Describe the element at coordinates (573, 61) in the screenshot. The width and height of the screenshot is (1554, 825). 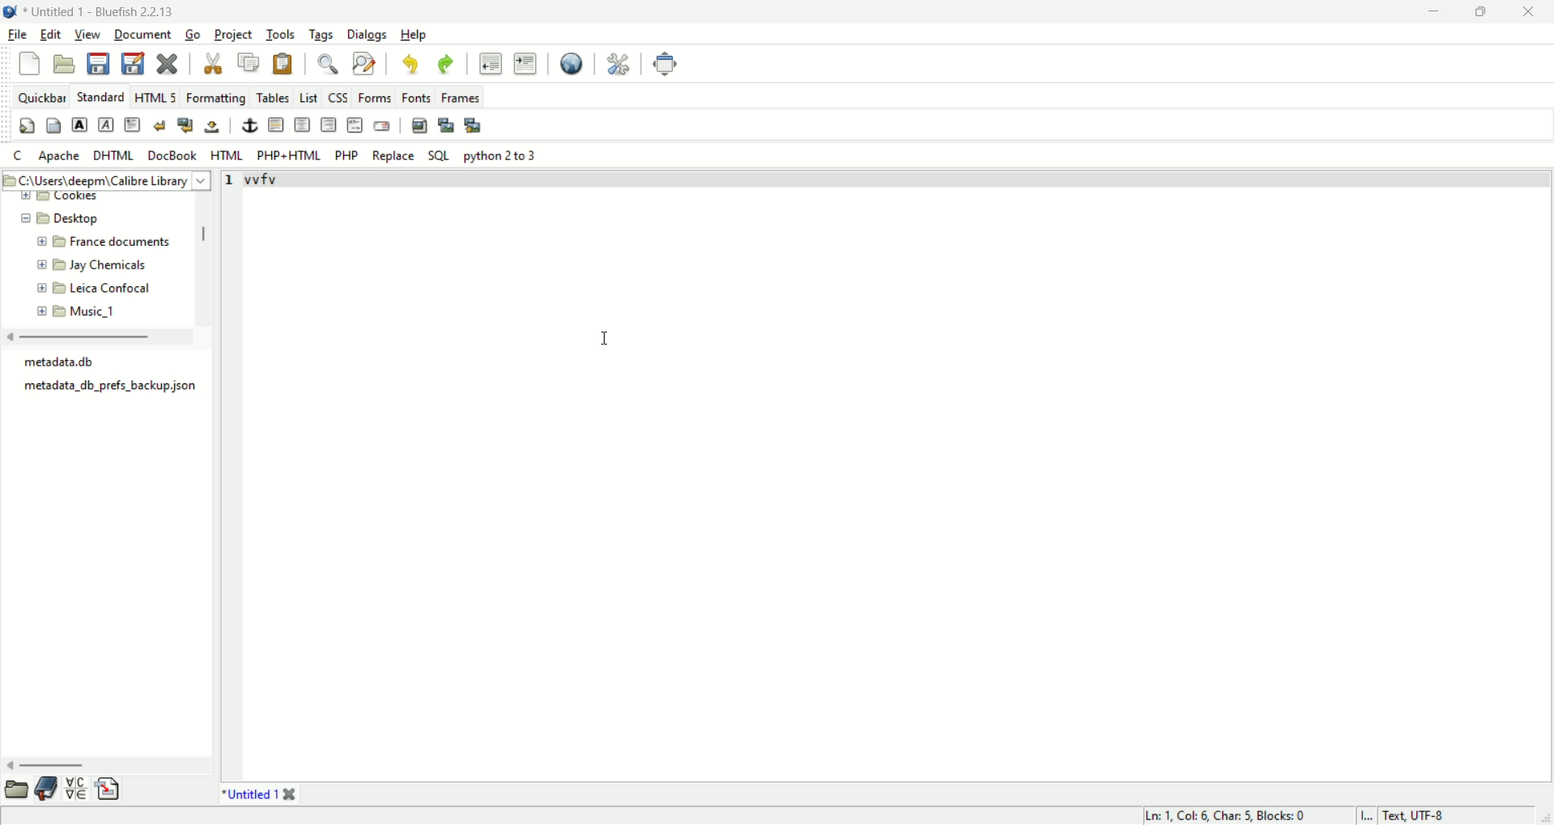
I see `preview in browser` at that location.